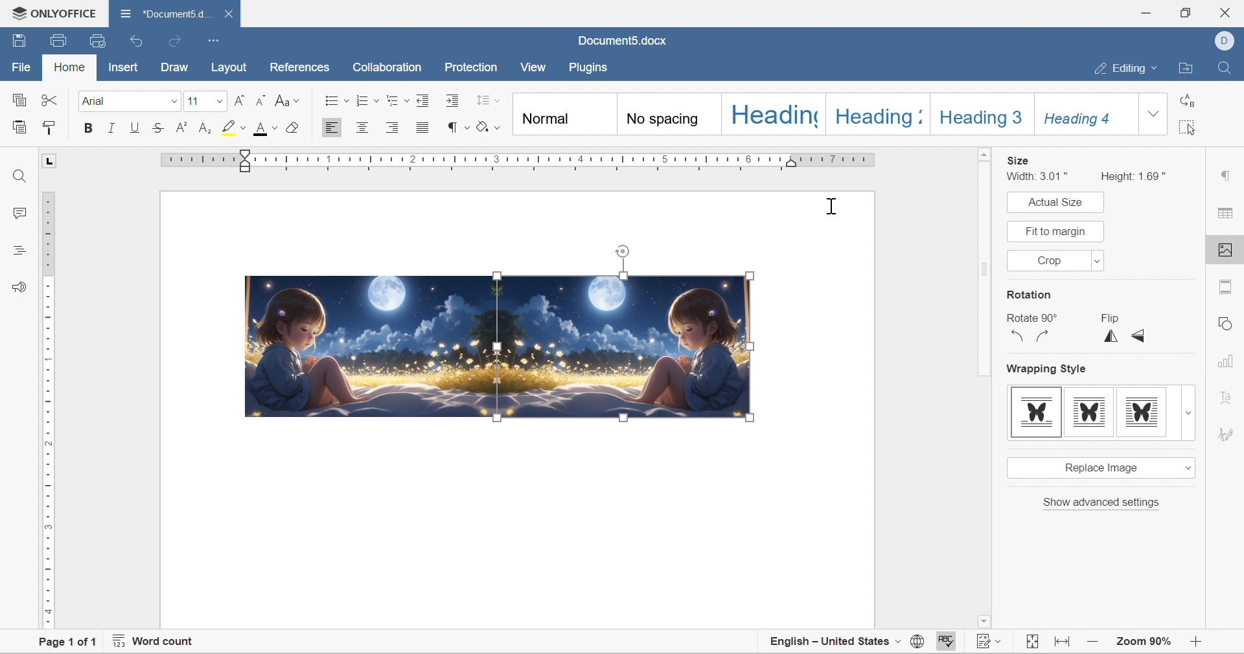 Image resolution: width=1244 pixels, height=654 pixels. I want to click on highlight color, so click(235, 127).